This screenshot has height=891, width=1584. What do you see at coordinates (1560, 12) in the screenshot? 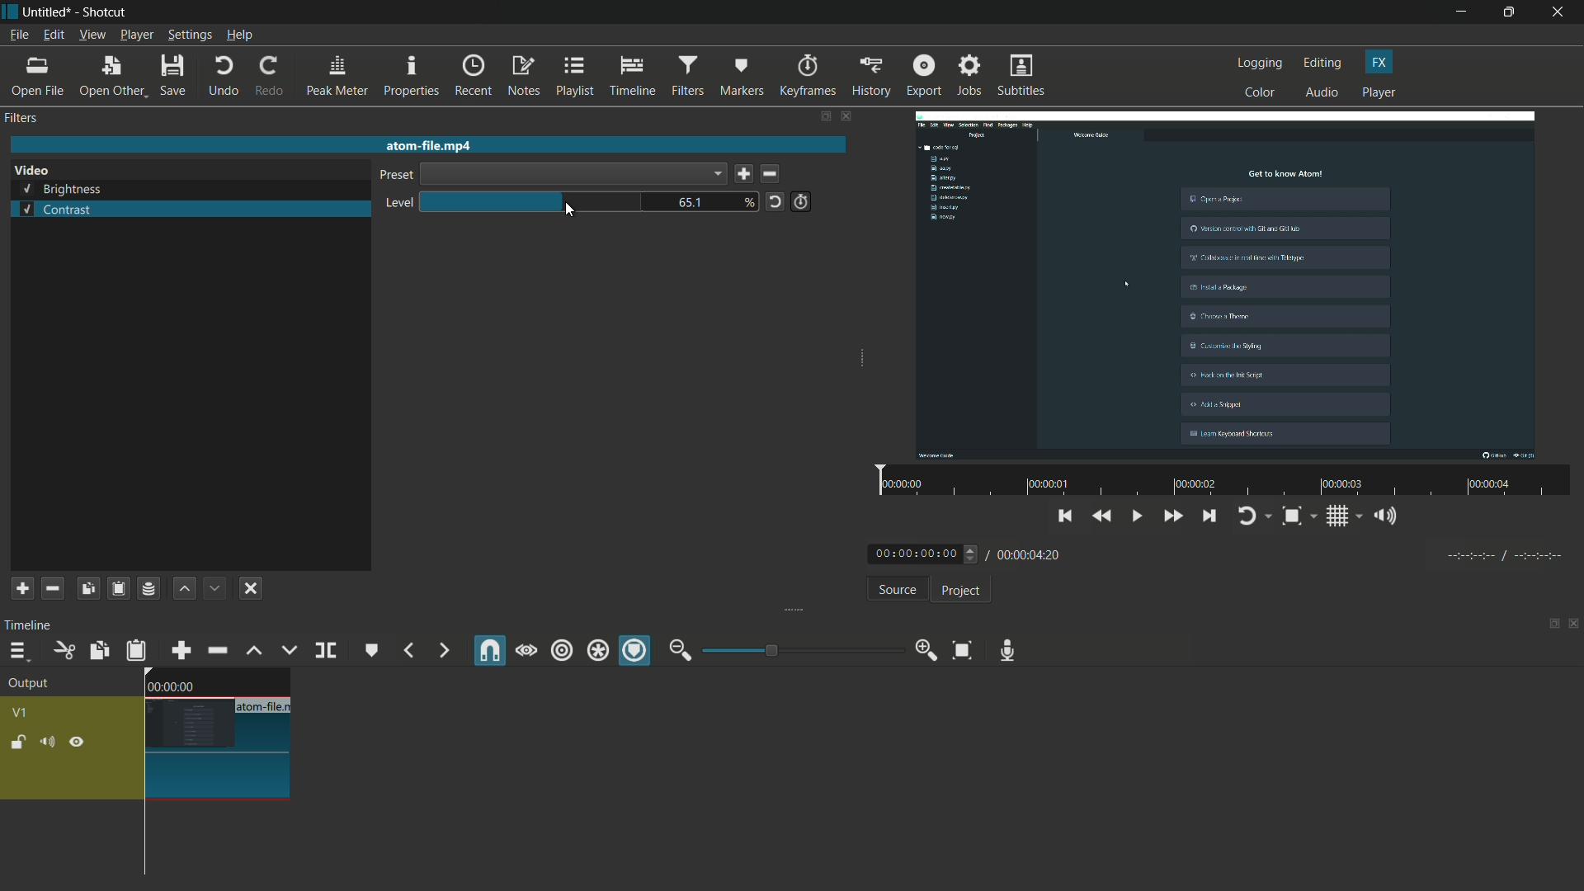
I see `close app` at bounding box center [1560, 12].